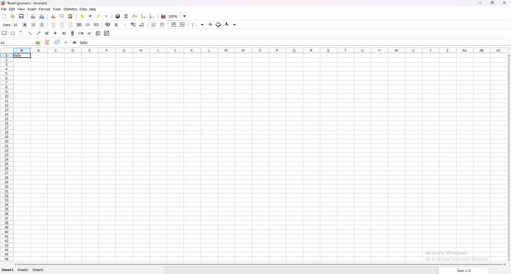 This screenshot has width=511, height=274. Describe the element at coordinates (125, 25) in the screenshot. I see `thousands separator` at that location.